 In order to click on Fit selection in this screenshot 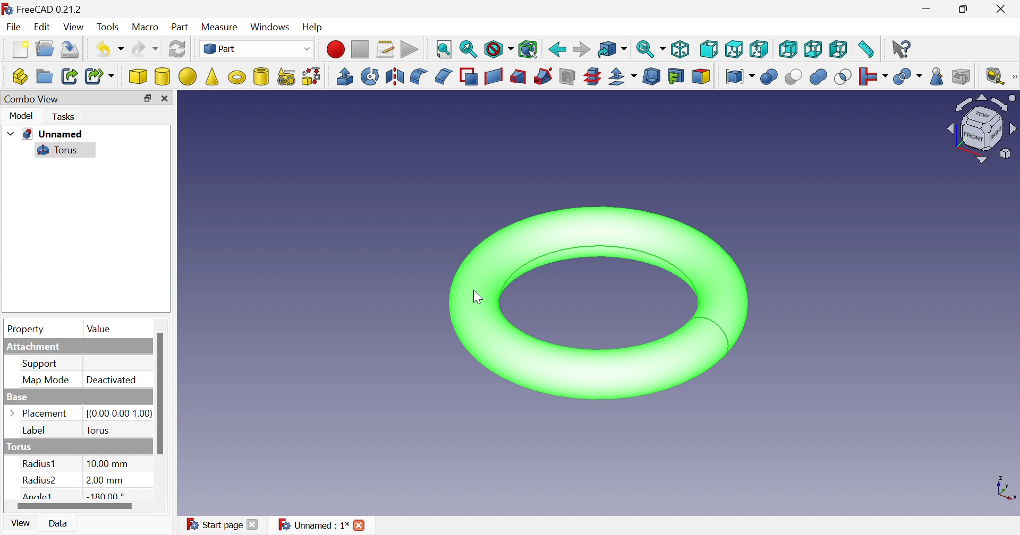, I will do `click(467, 49)`.